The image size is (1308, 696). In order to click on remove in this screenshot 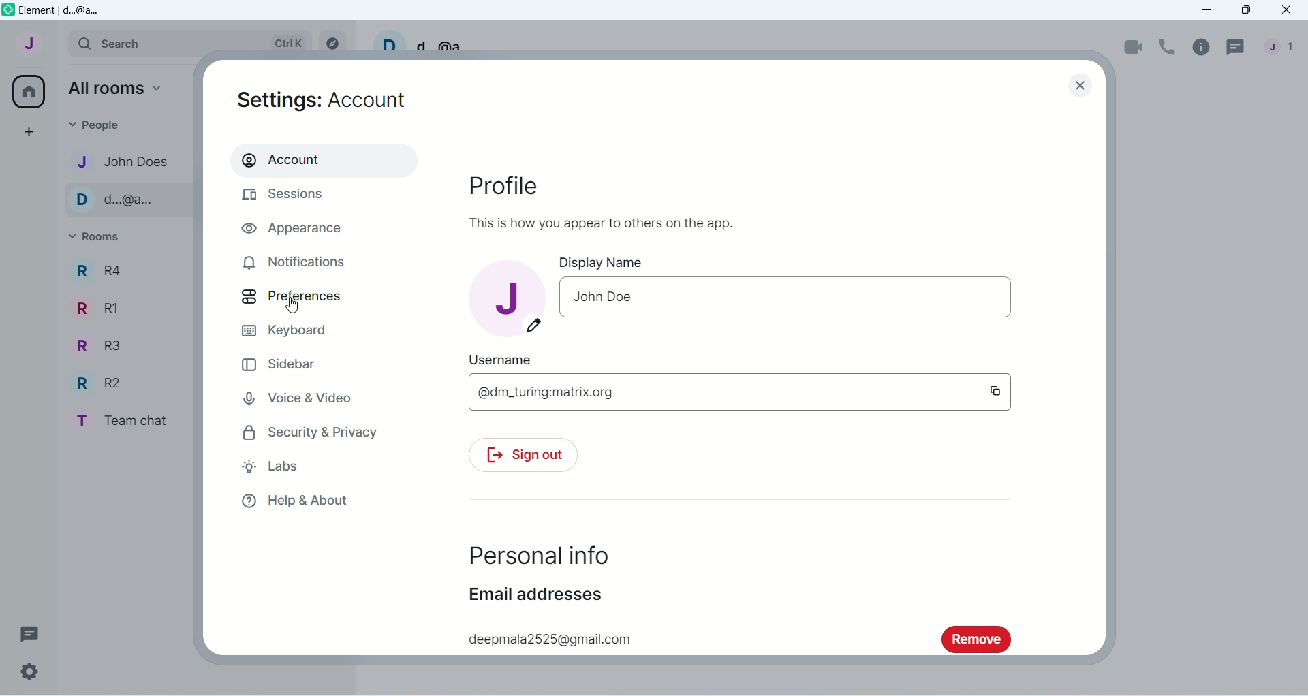, I will do `click(982, 636)`.